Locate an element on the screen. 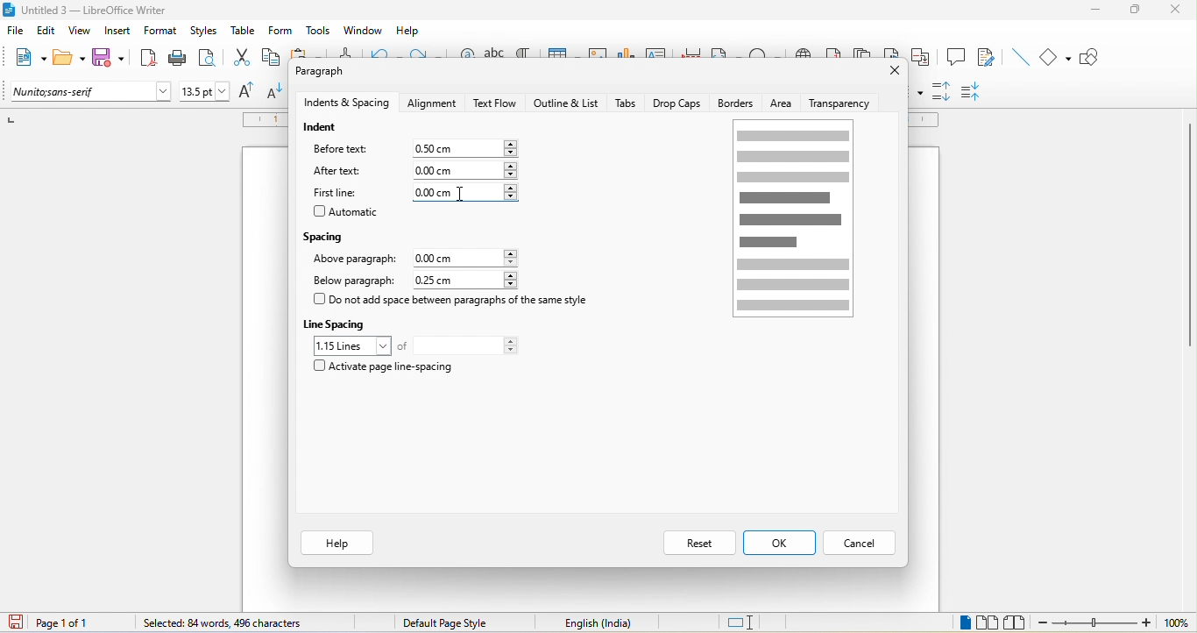 This screenshot has height=633, width=1197. 84 words, 496 characters is located at coordinates (220, 624).